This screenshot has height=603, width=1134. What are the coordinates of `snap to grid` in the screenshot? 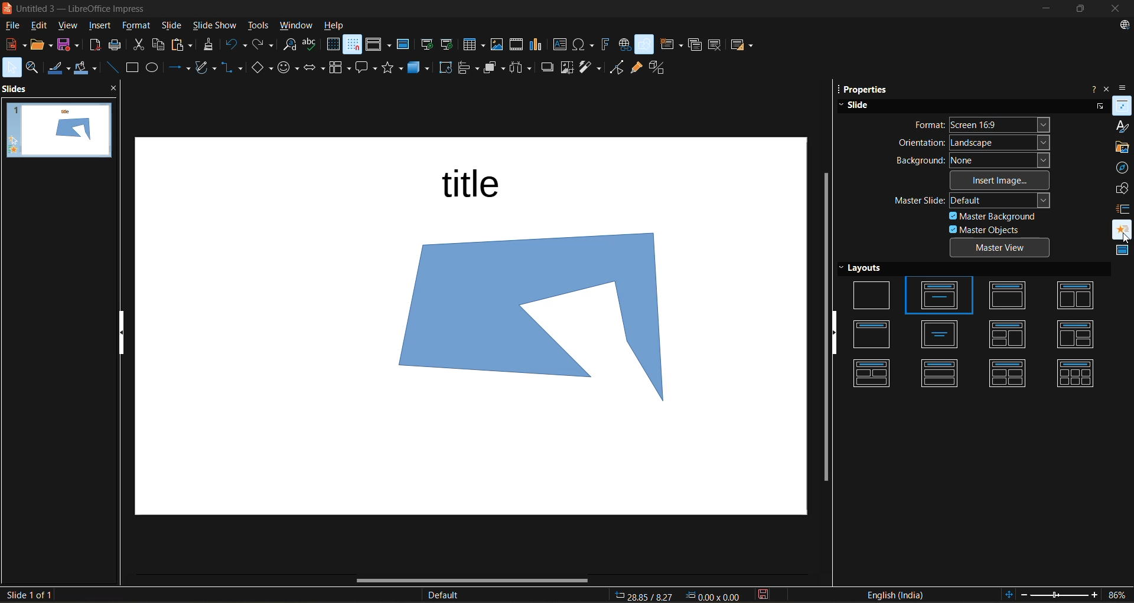 It's located at (351, 45).